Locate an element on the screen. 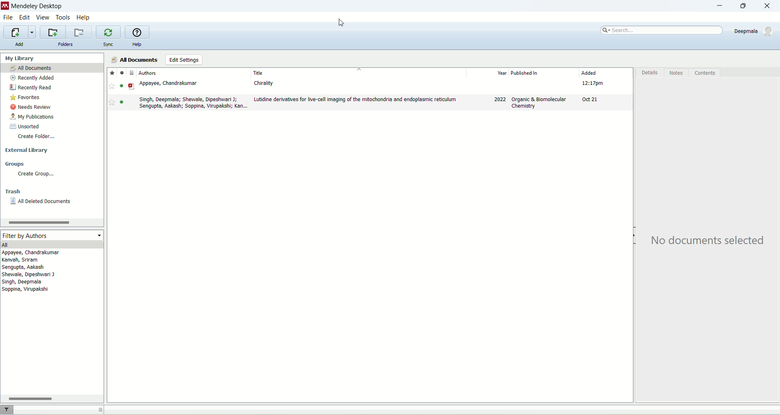 This screenshot has height=415, width=780. synchronize your library with mendeley web is located at coordinates (108, 32).